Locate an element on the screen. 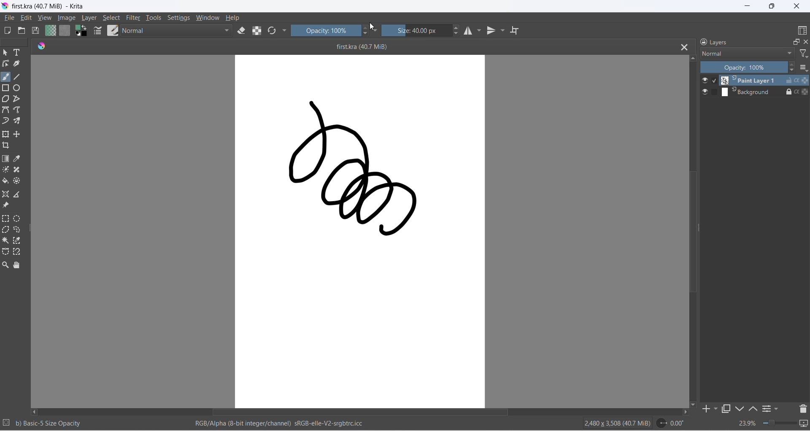 The image size is (810, 431). magnetic curve selection tool is located at coordinates (17, 251).